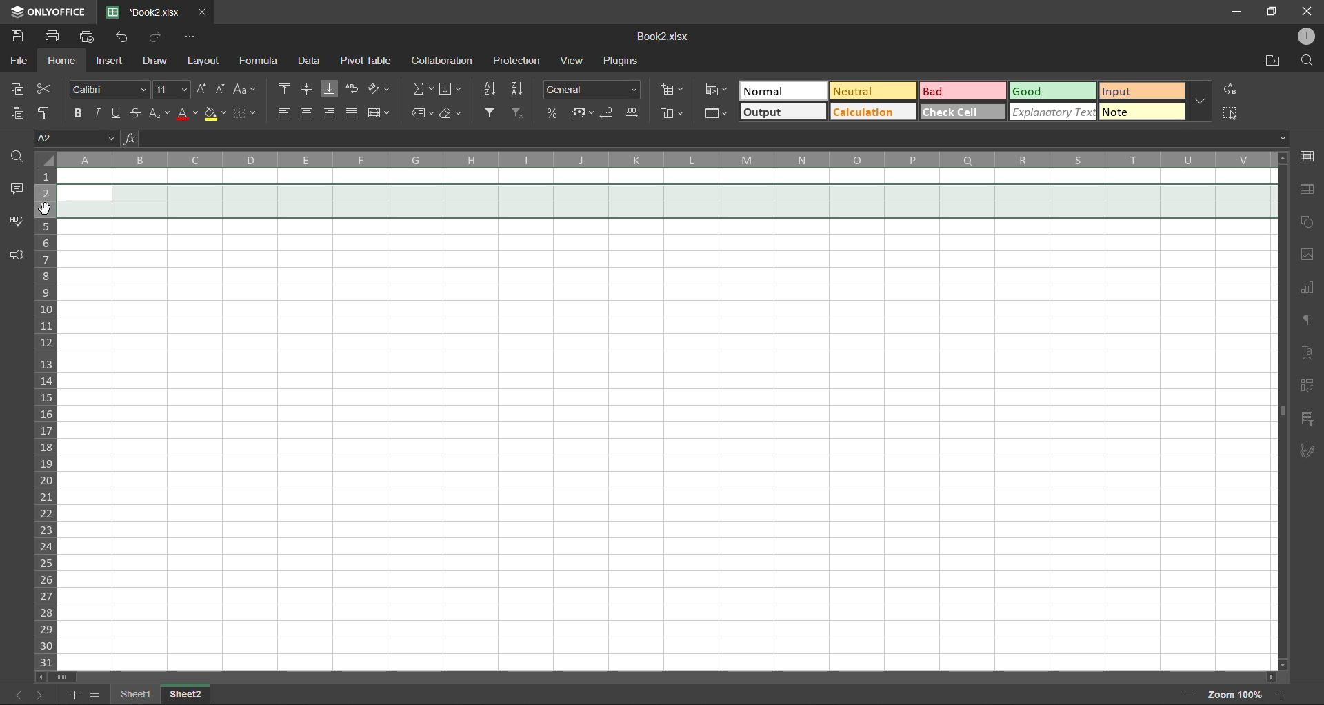 This screenshot has height=705, width=1324. I want to click on underline, so click(118, 111).